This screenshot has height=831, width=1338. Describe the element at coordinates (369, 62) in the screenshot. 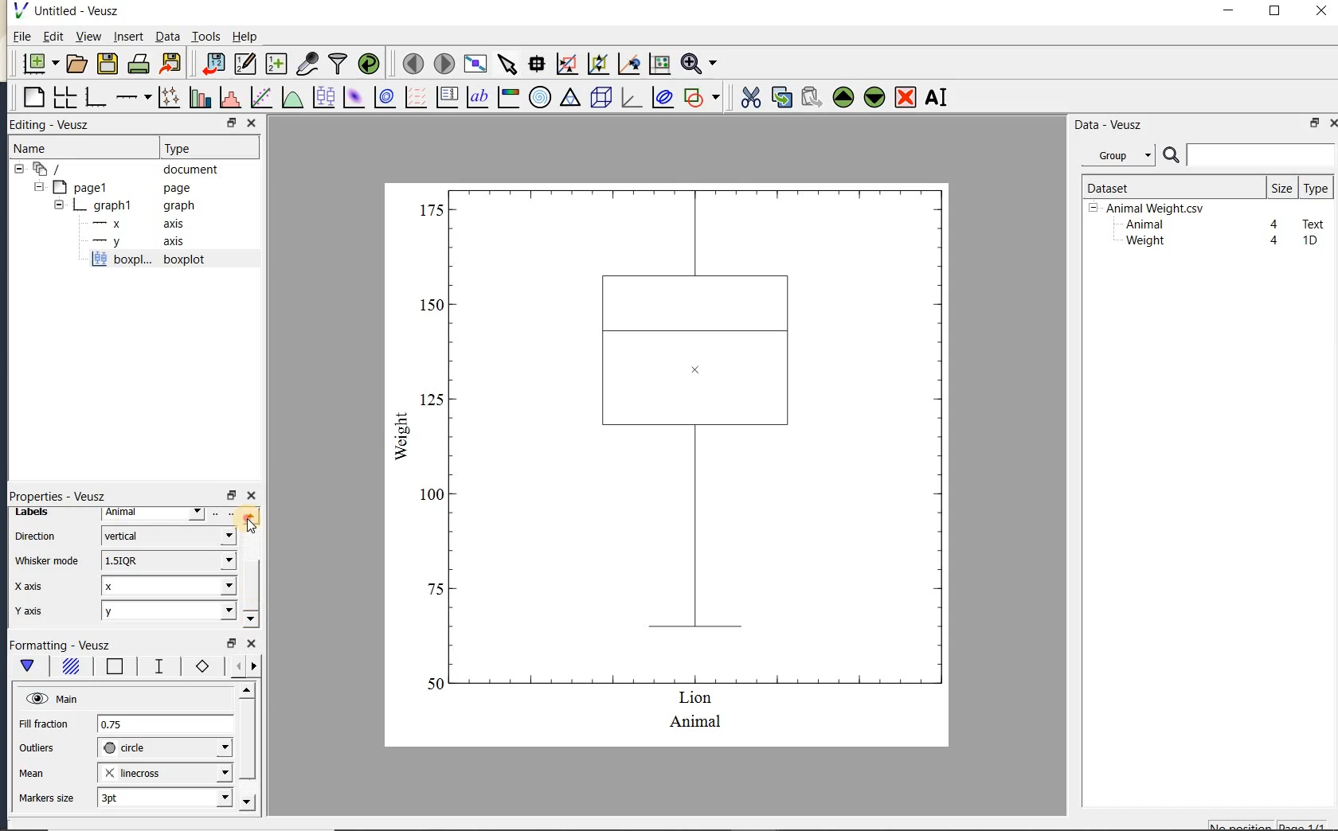

I see `reload linked datasets` at that location.